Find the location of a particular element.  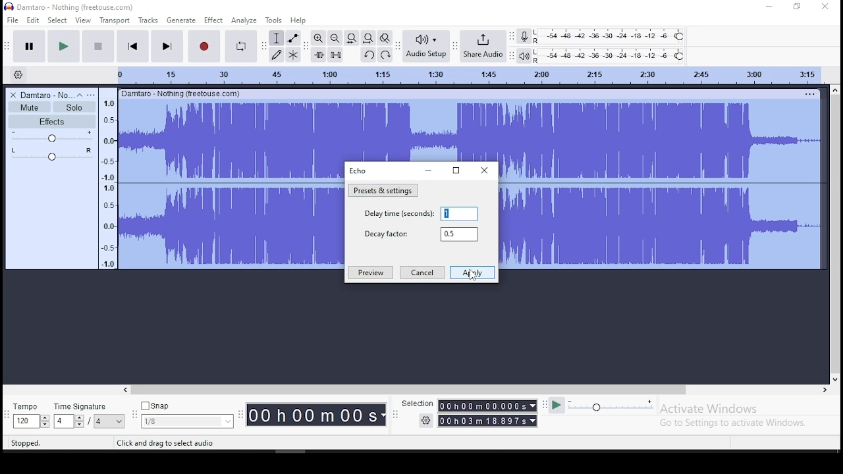

‘Selection is located at coordinates (416, 404).